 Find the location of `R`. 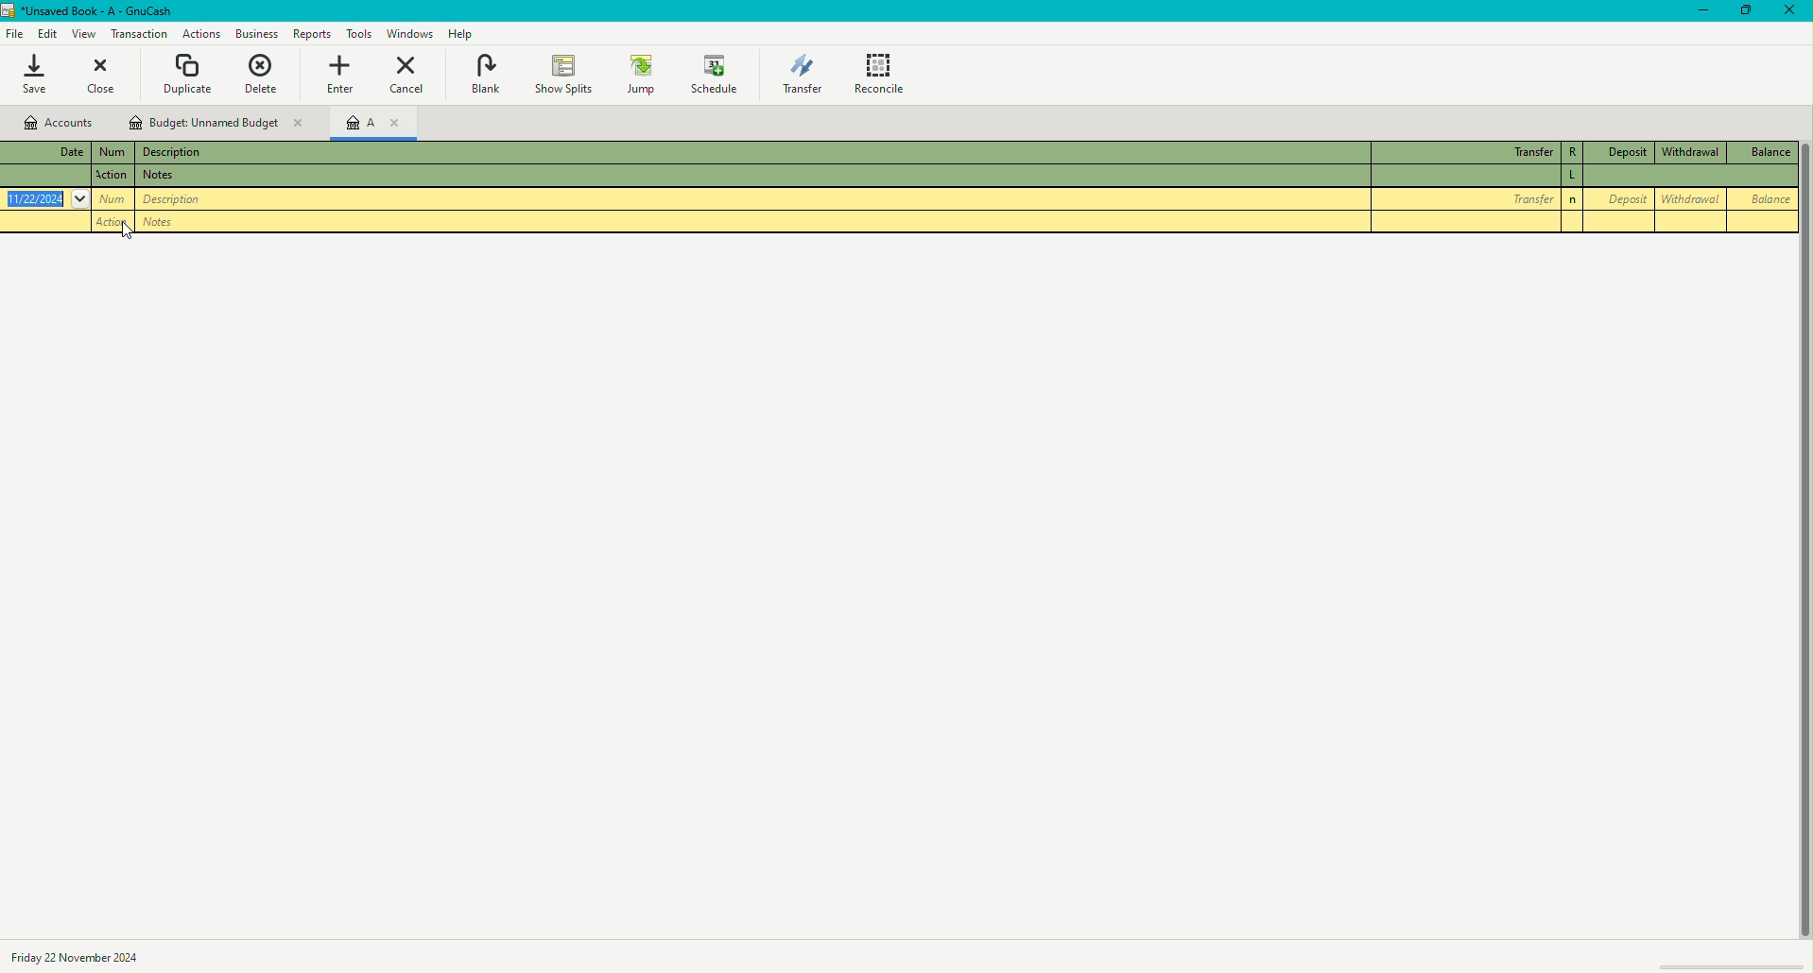

R is located at coordinates (1569, 152).